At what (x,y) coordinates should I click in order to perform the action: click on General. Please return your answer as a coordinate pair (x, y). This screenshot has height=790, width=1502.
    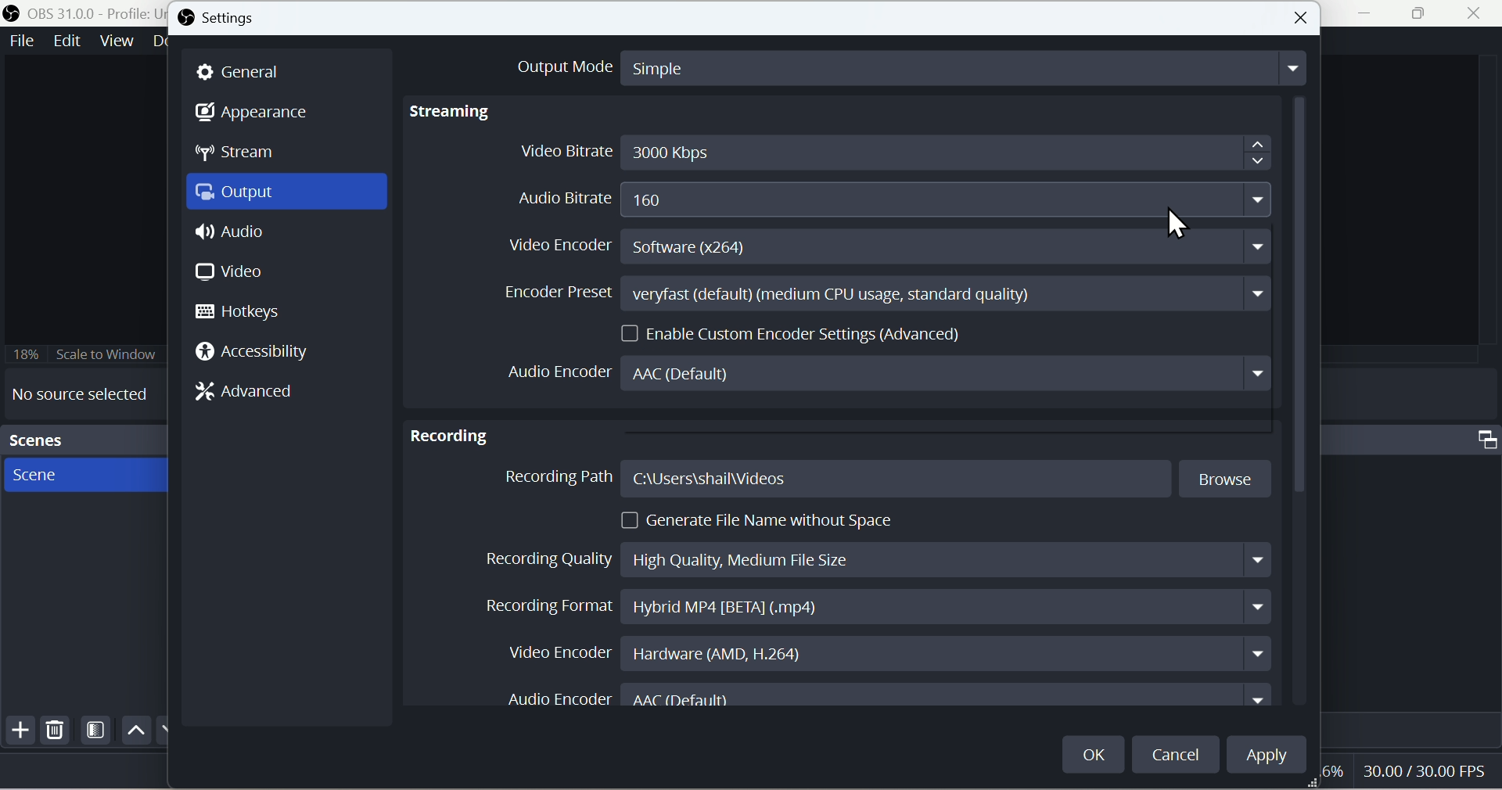
    Looking at the image, I should click on (249, 71).